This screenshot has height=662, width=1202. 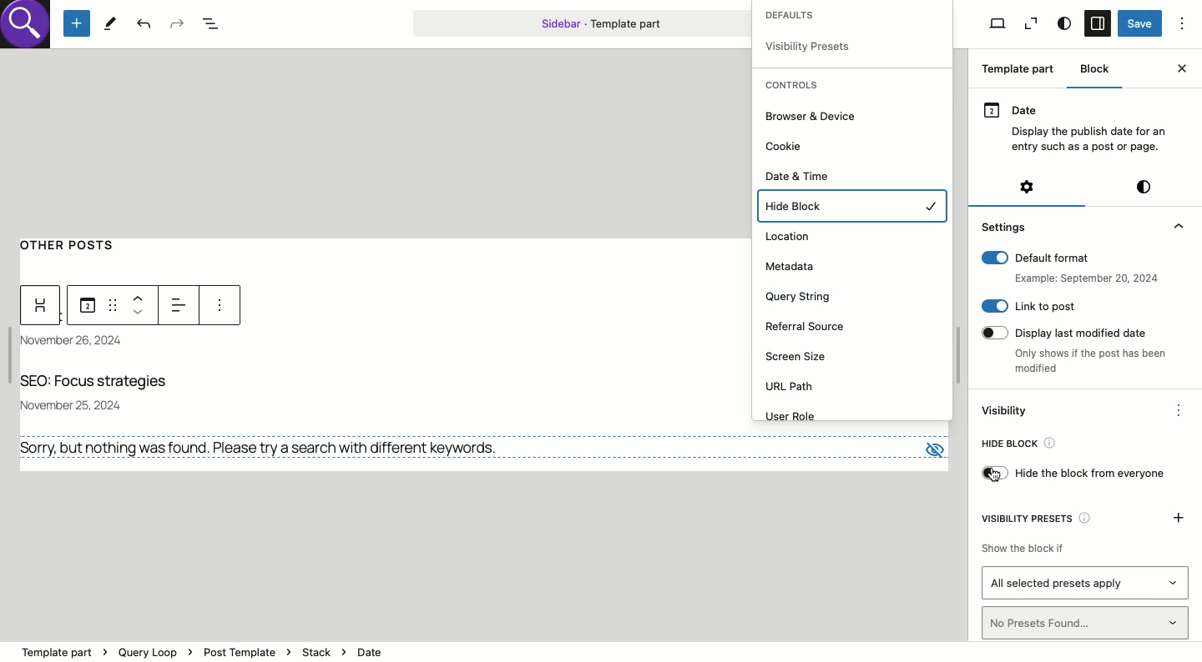 I want to click on Cookie, so click(x=781, y=147).